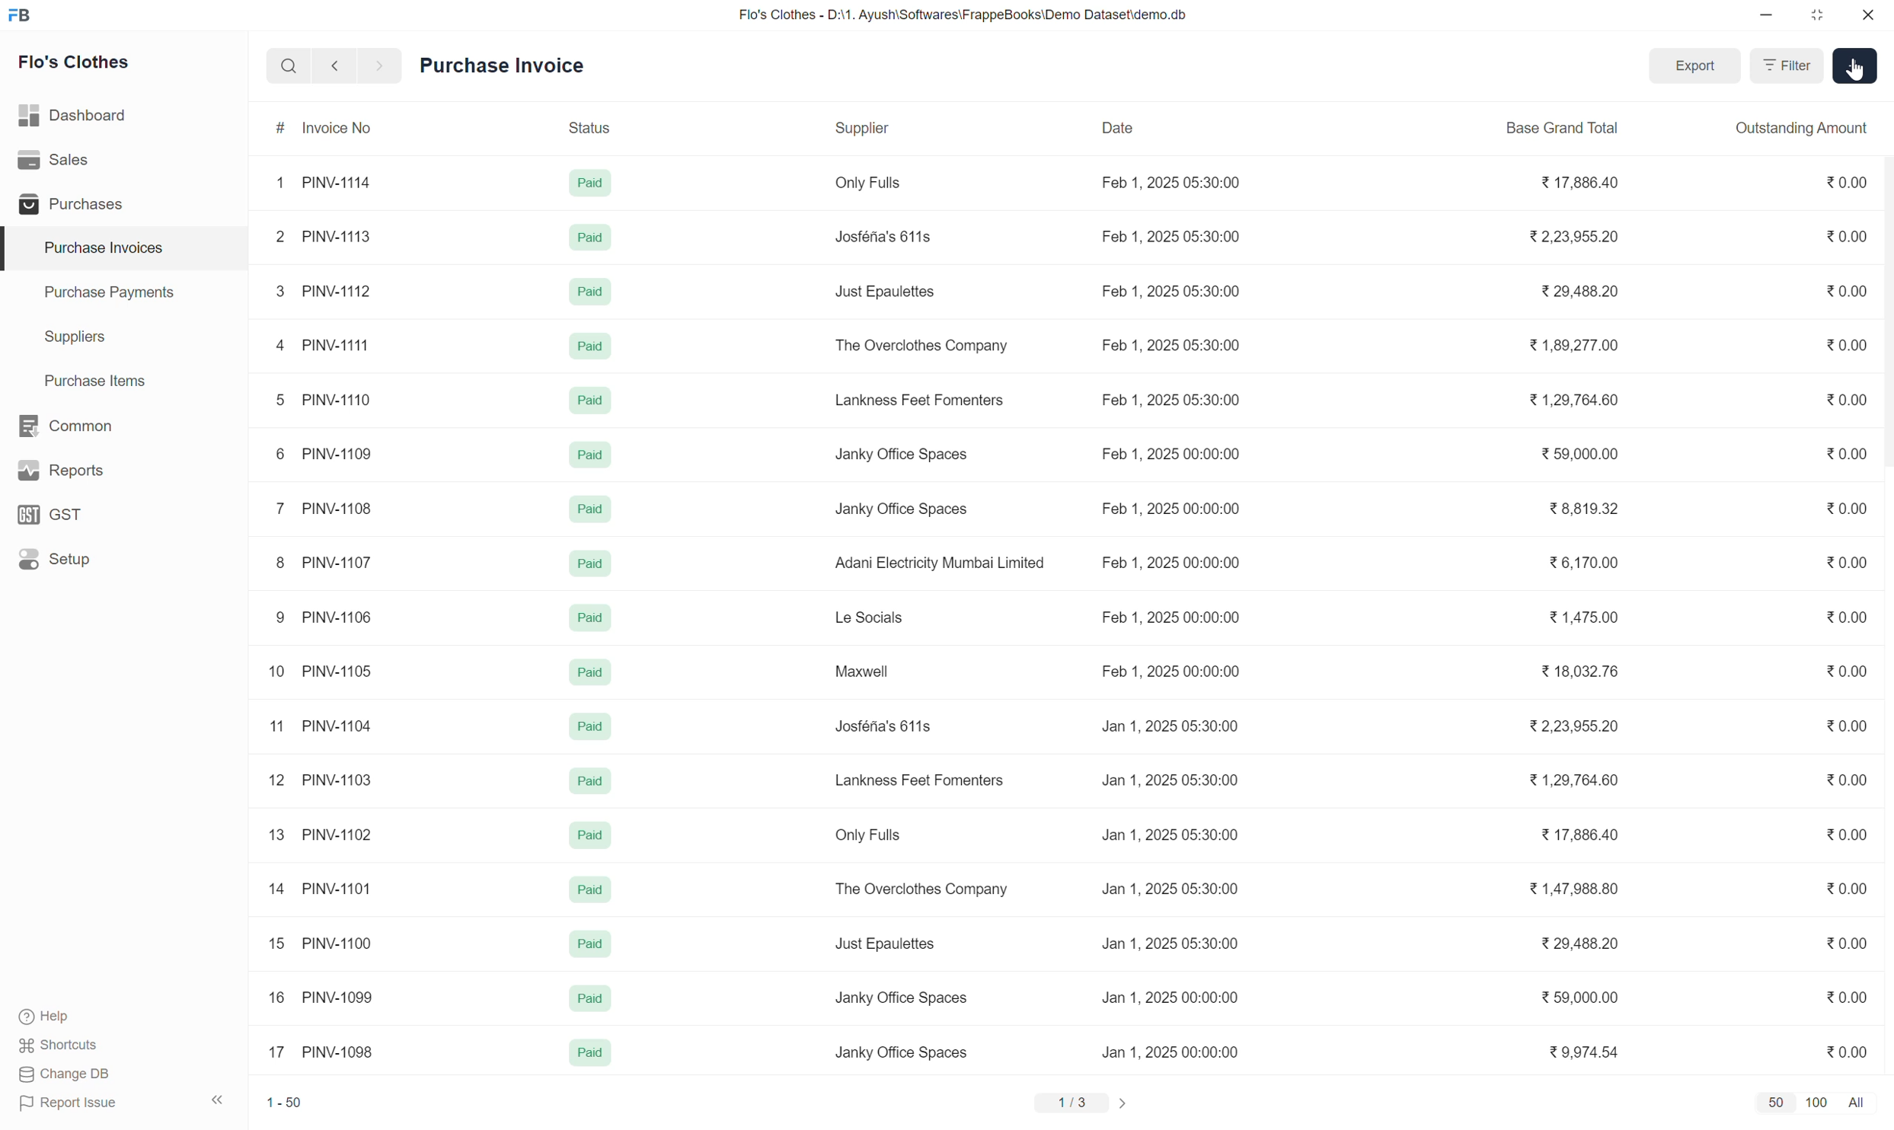 The image size is (1894, 1130). What do you see at coordinates (1583, 617) in the screenshot?
I see `1,475.00` at bounding box center [1583, 617].